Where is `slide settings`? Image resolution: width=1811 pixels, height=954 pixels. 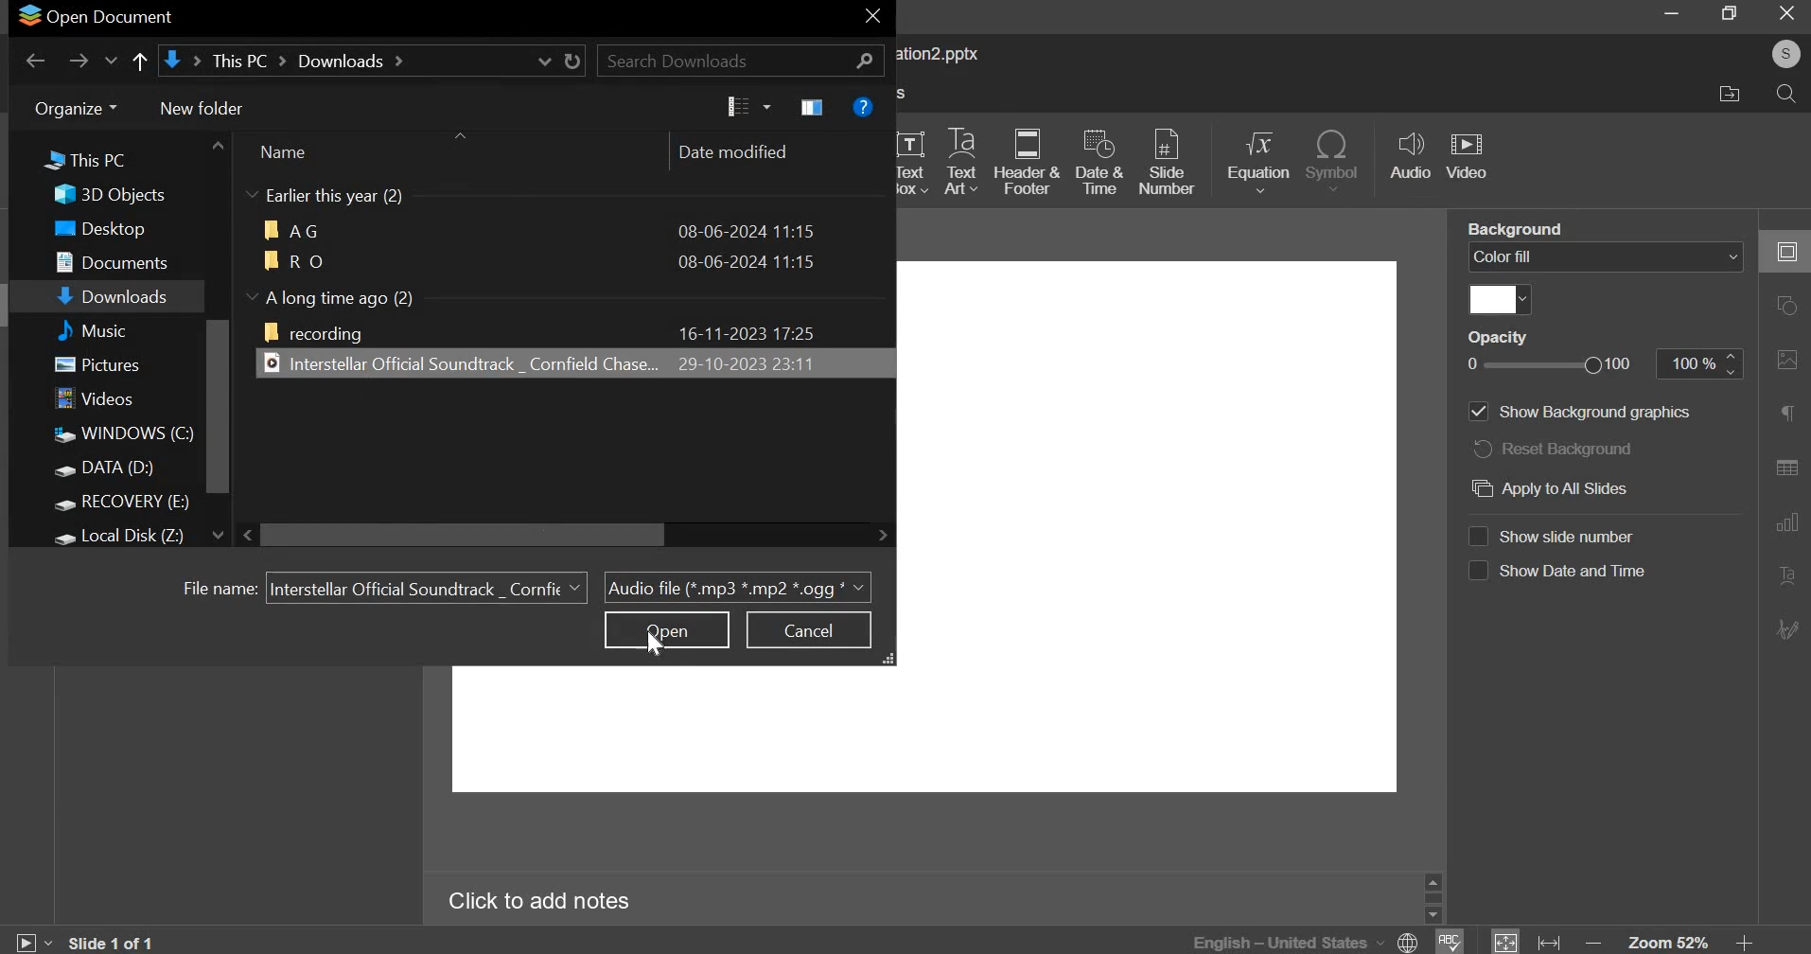
slide settings is located at coordinates (1785, 251).